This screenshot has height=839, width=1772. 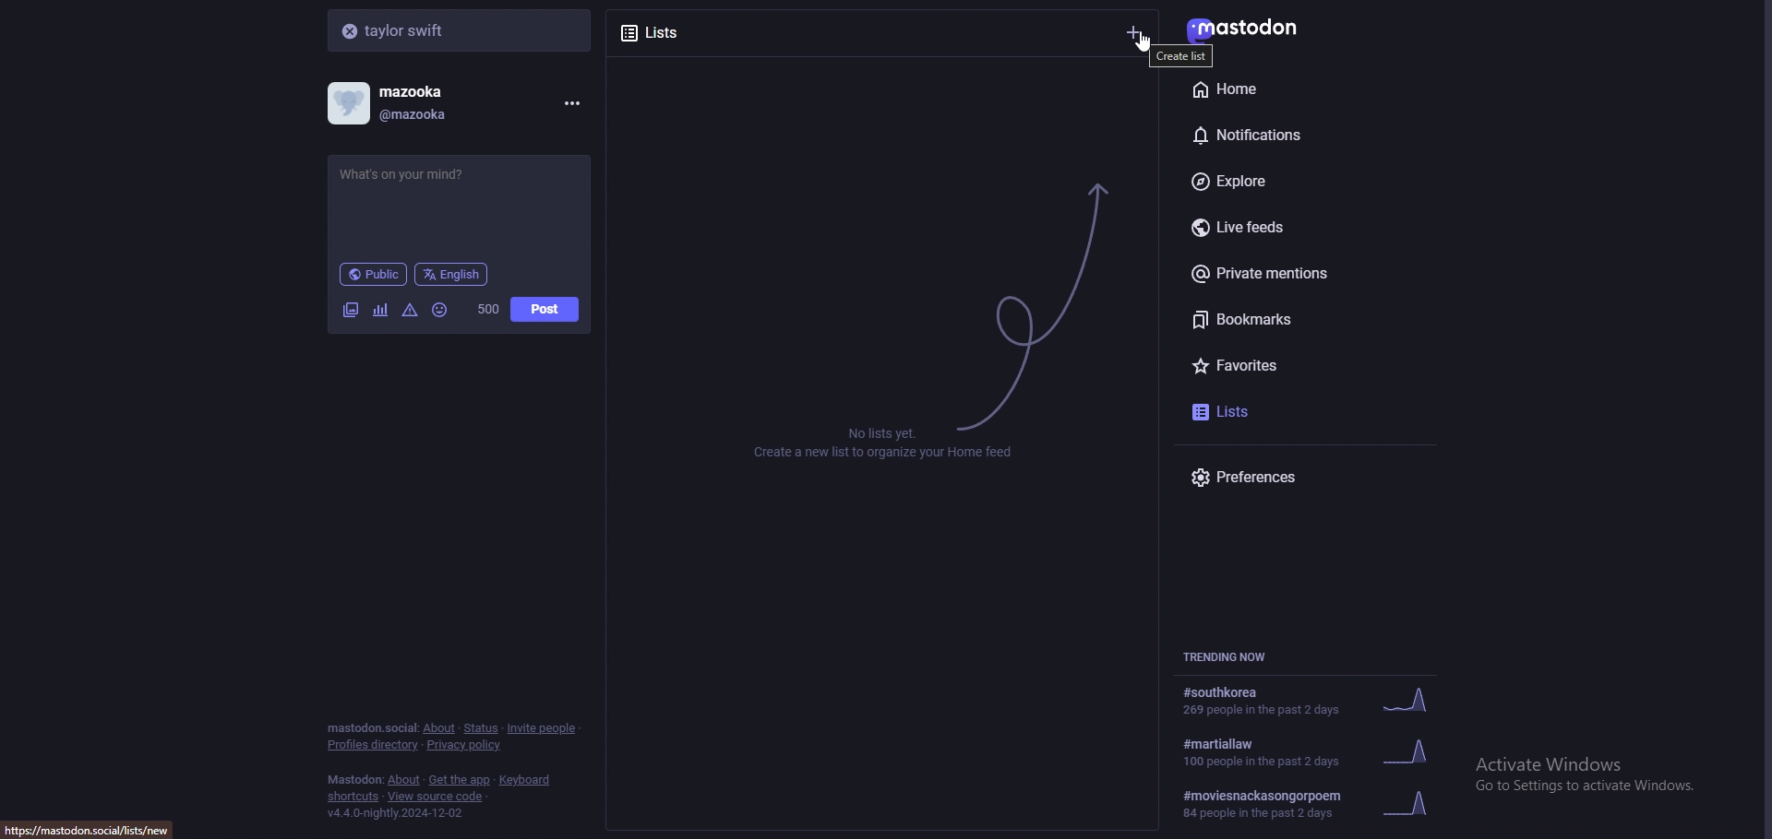 I want to click on poll, so click(x=380, y=310).